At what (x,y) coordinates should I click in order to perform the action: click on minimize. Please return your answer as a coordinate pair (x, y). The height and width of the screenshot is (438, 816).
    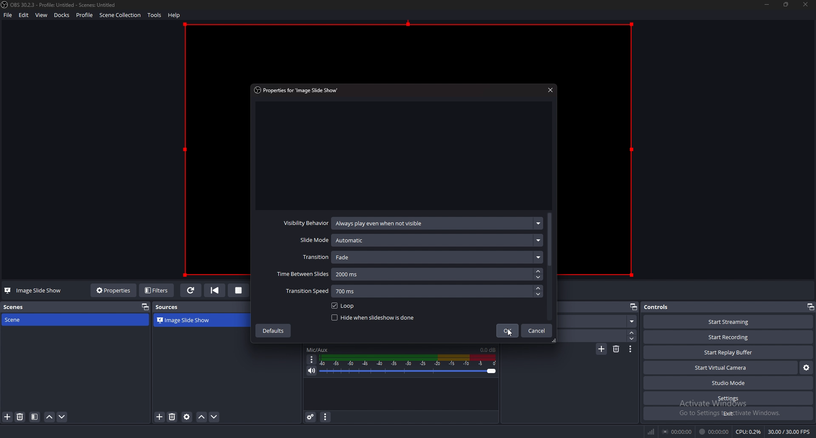
    Looking at the image, I should click on (768, 5).